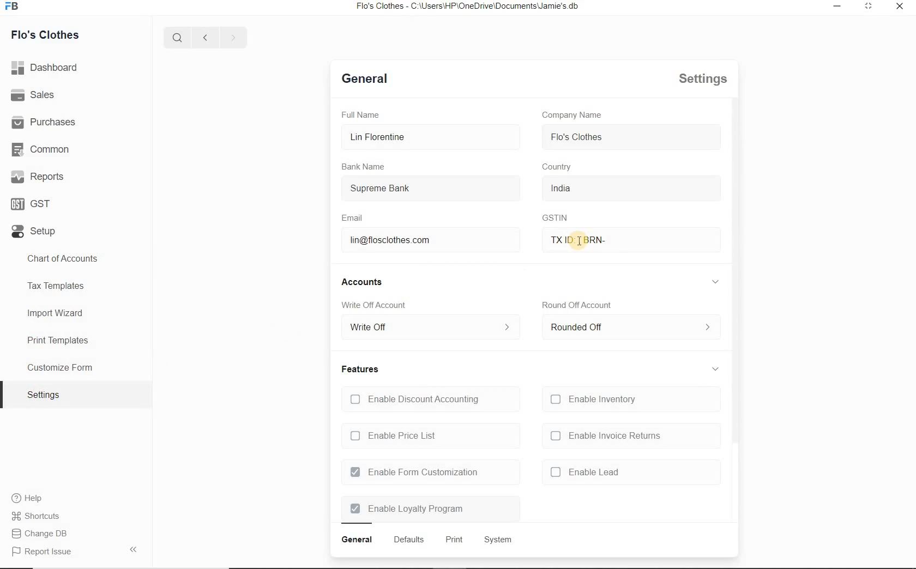  What do you see at coordinates (47, 552) in the screenshot?
I see `report issue` at bounding box center [47, 552].